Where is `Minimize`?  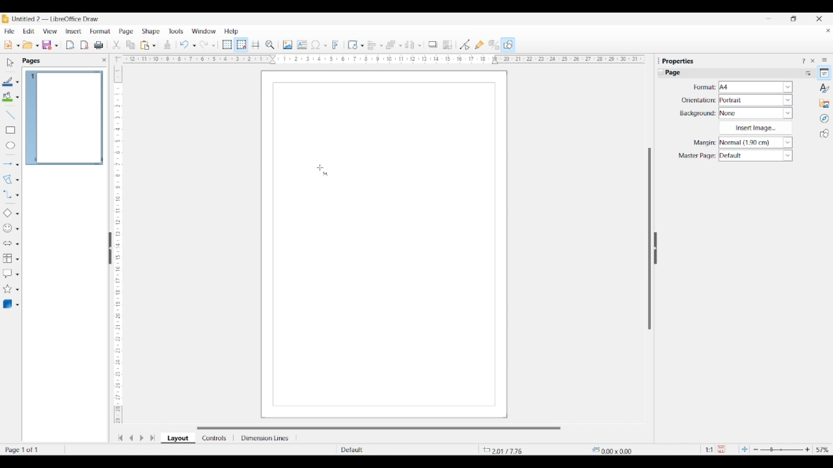
Minimize is located at coordinates (769, 19).